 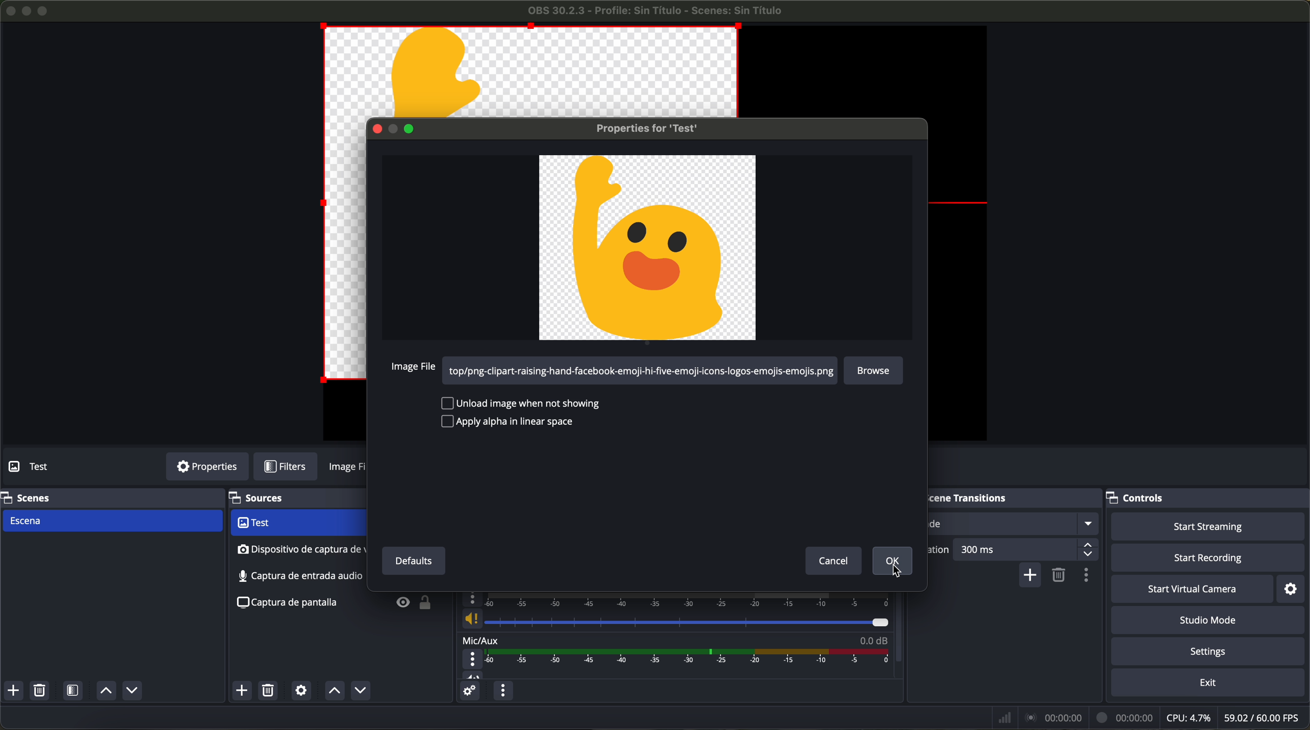 What do you see at coordinates (638, 129) in the screenshot?
I see `properties for test` at bounding box center [638, 129].